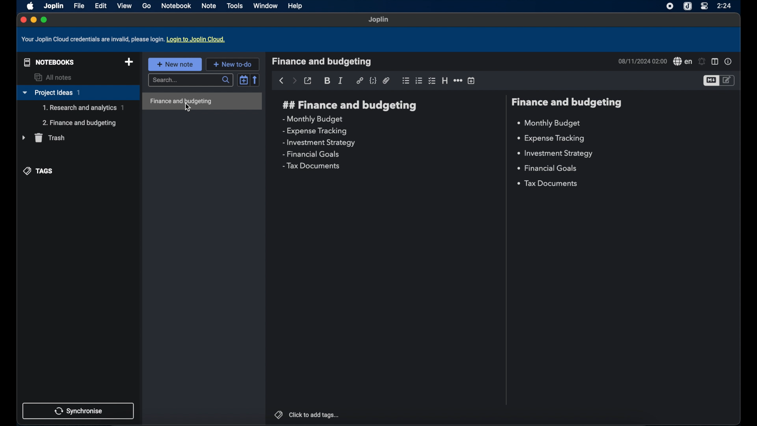 The image size is (757, 426). I want to click on project ideas 1, so click(78, 93).